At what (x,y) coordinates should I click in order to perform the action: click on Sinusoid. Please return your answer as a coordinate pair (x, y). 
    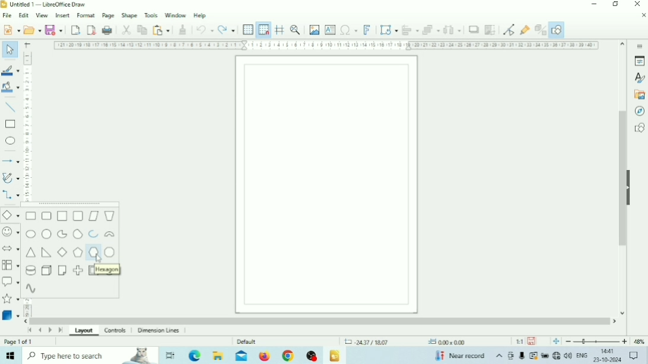
    Looking at the image, I should click on (31, 288).